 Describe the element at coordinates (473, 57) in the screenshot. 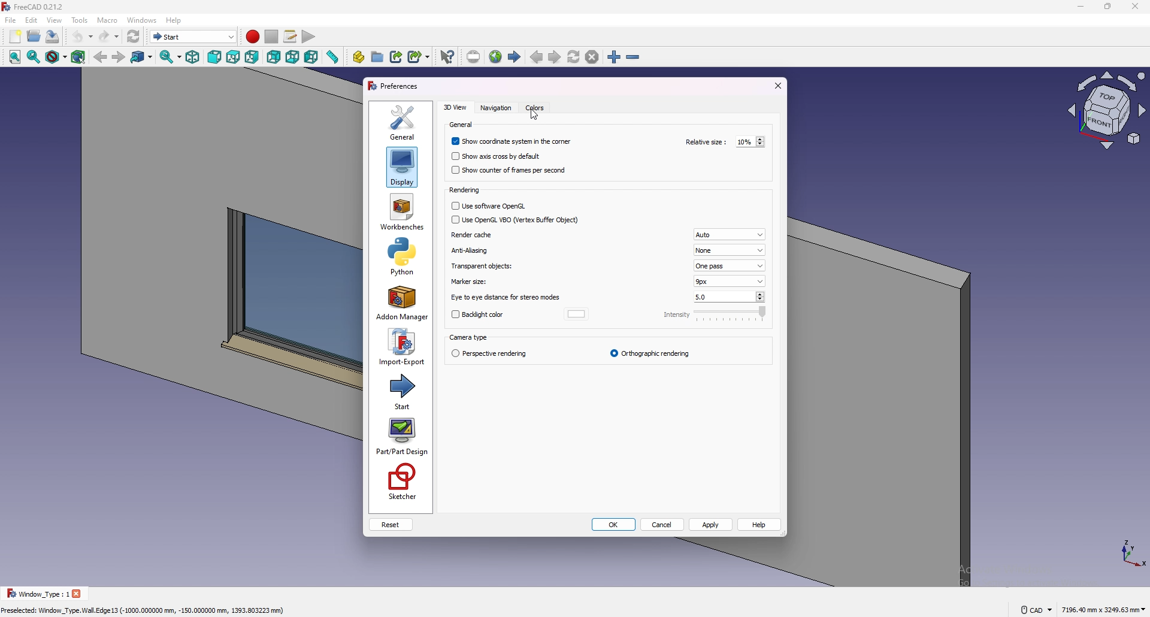

I see `set url` at that location.